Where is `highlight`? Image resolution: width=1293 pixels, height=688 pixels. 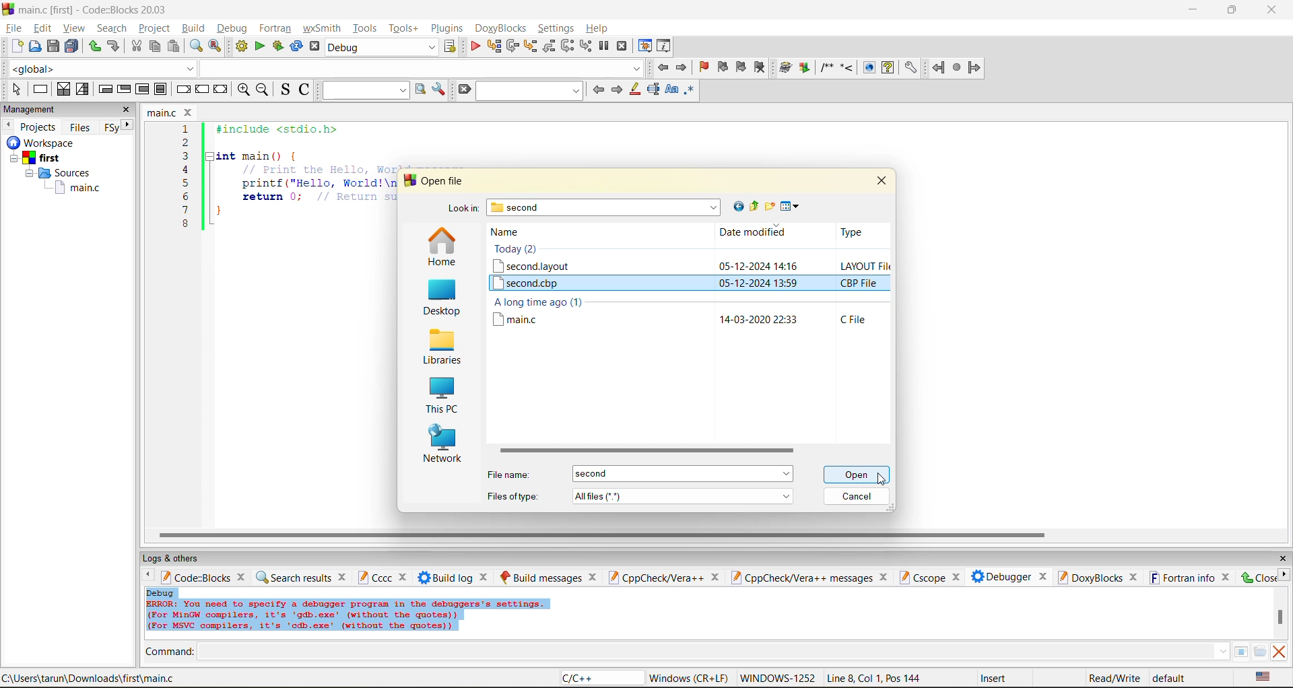 highlight is located at coordinates (634, 90).